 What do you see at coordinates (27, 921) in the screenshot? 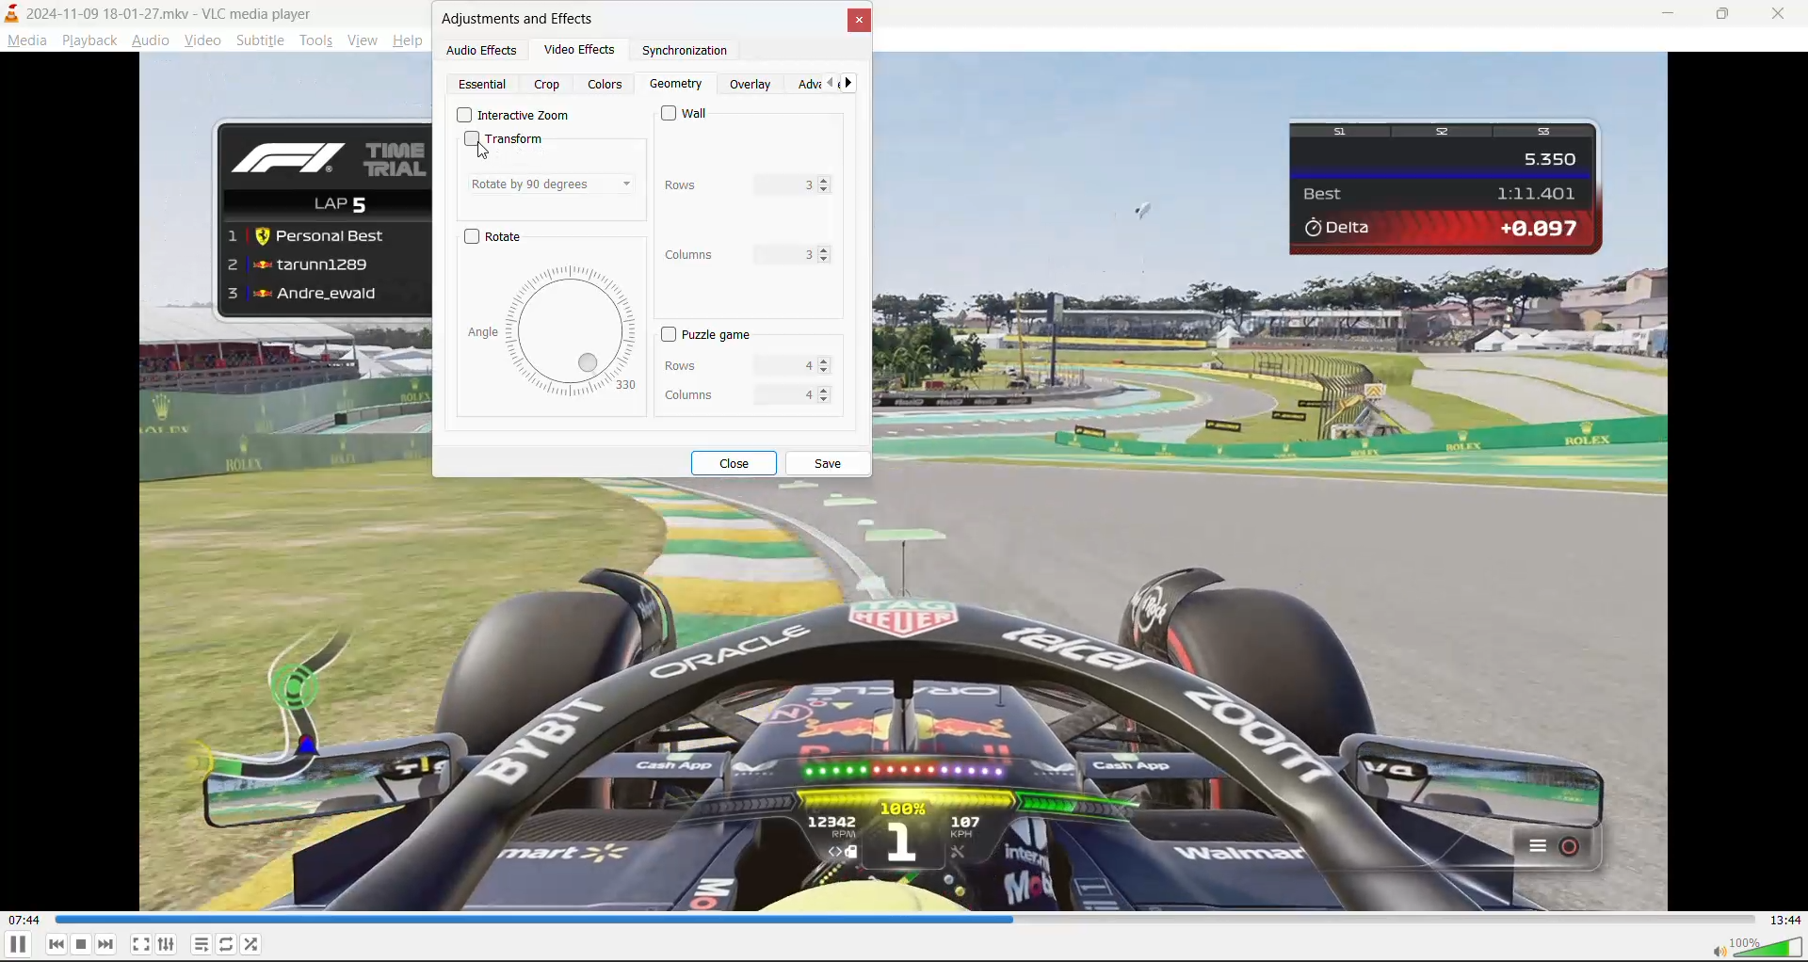
I see `current track time` at bounding box center [27, 921].